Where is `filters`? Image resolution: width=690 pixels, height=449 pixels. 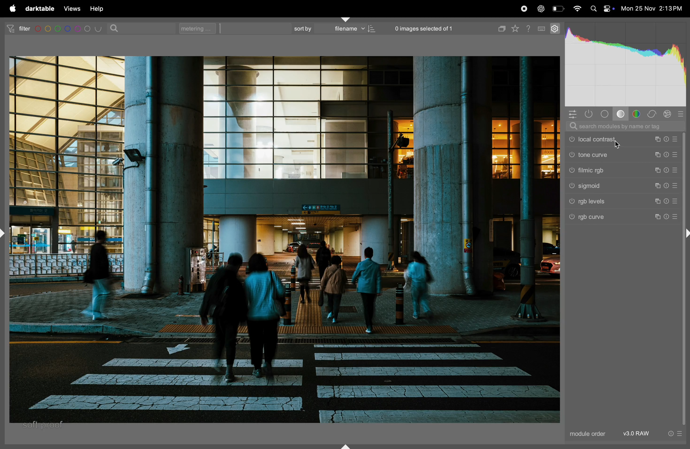
filters is located at coordinates (70, 29).